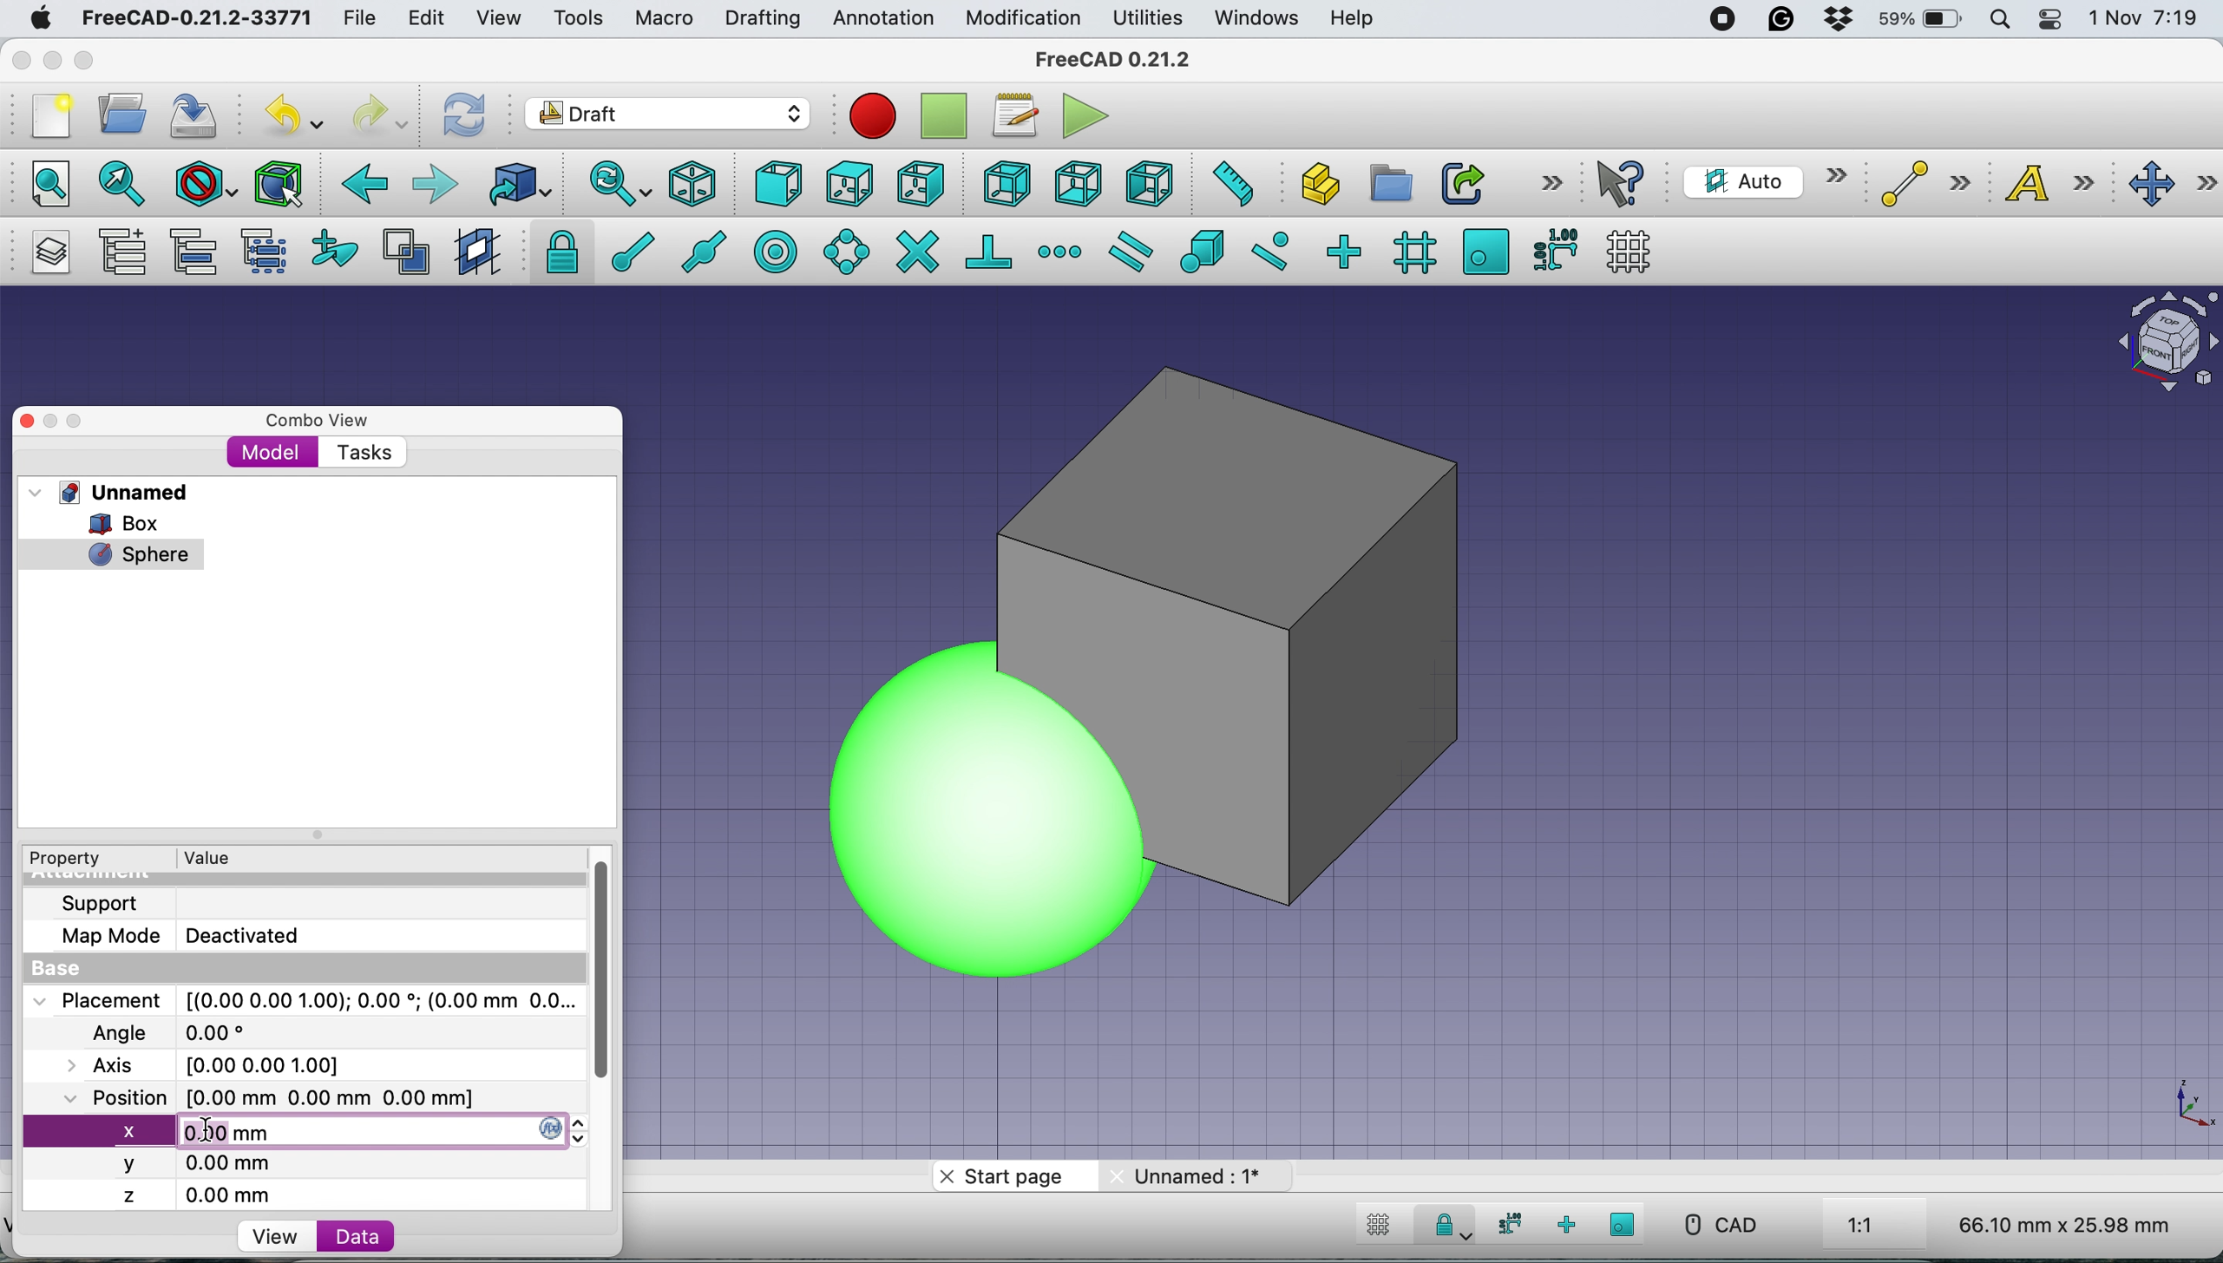  Describe the element at coordinates (263, 255) in the screenshot. I see `select group` at that location.